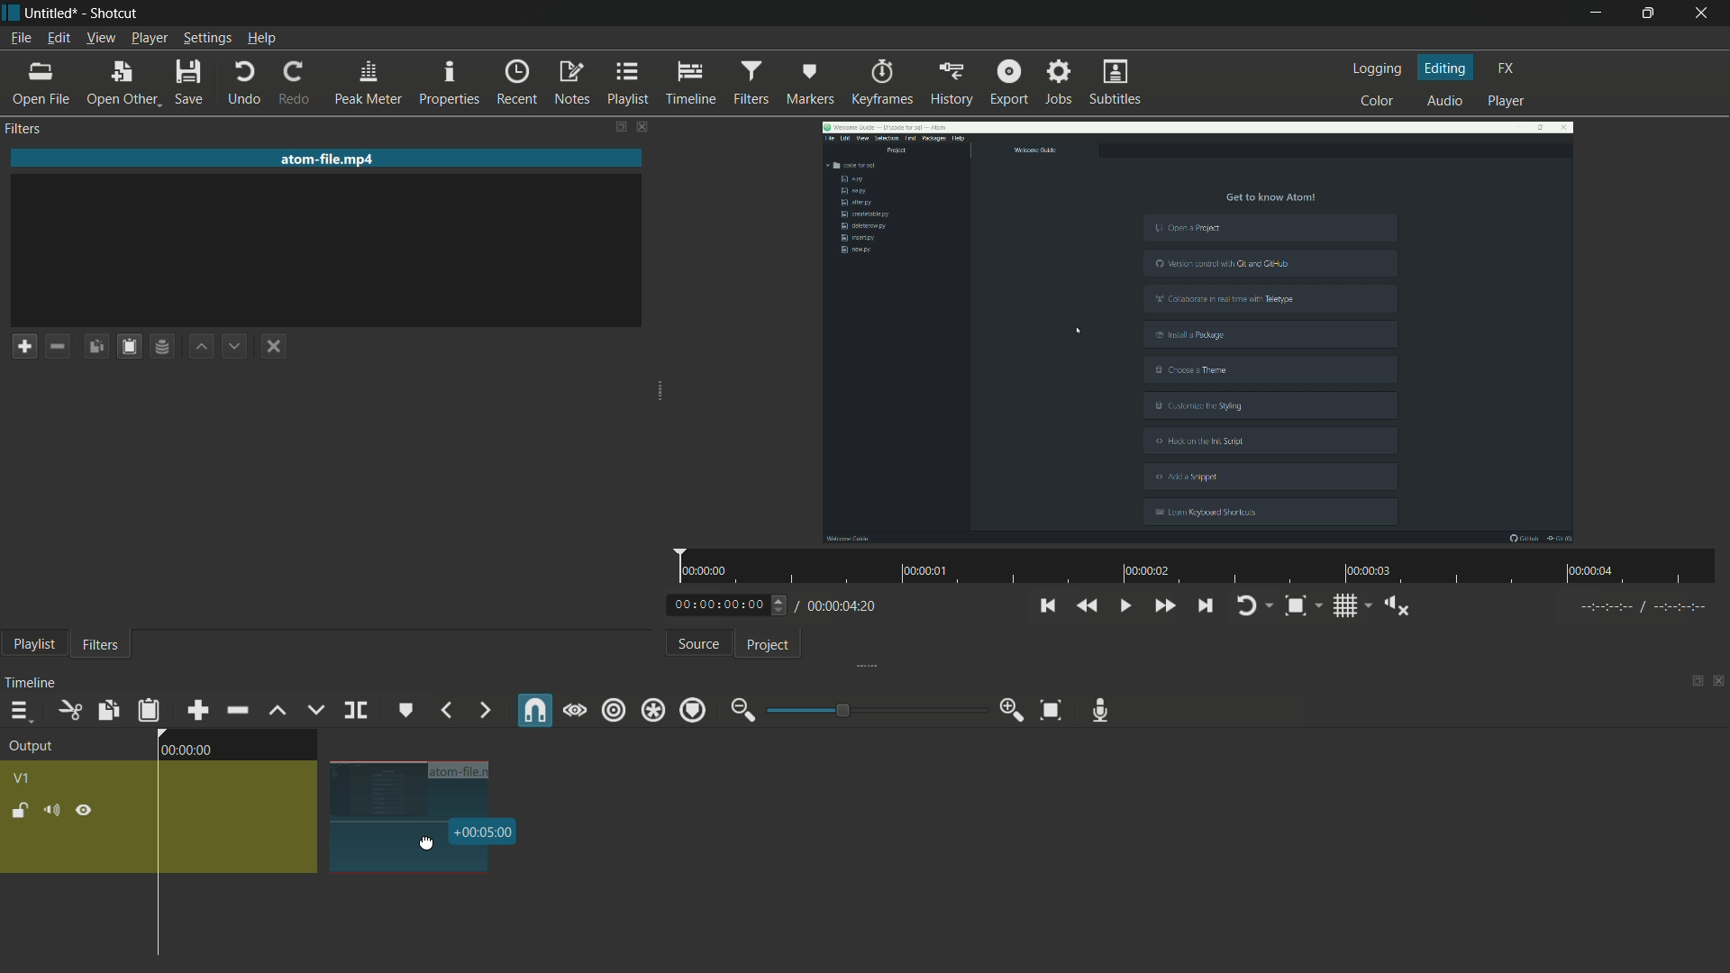  Describe the element at coordinates (1446, 102) in the screenshot. I see `audio` at that location.